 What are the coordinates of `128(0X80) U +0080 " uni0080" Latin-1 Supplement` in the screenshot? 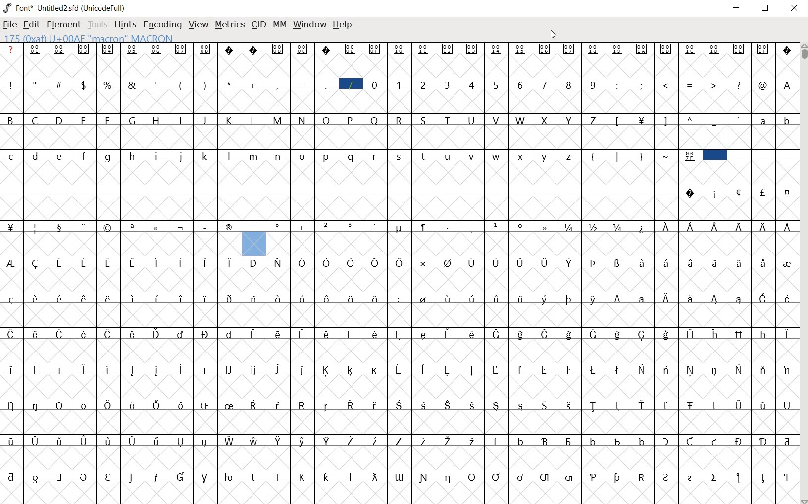 It's located at (111, 37).